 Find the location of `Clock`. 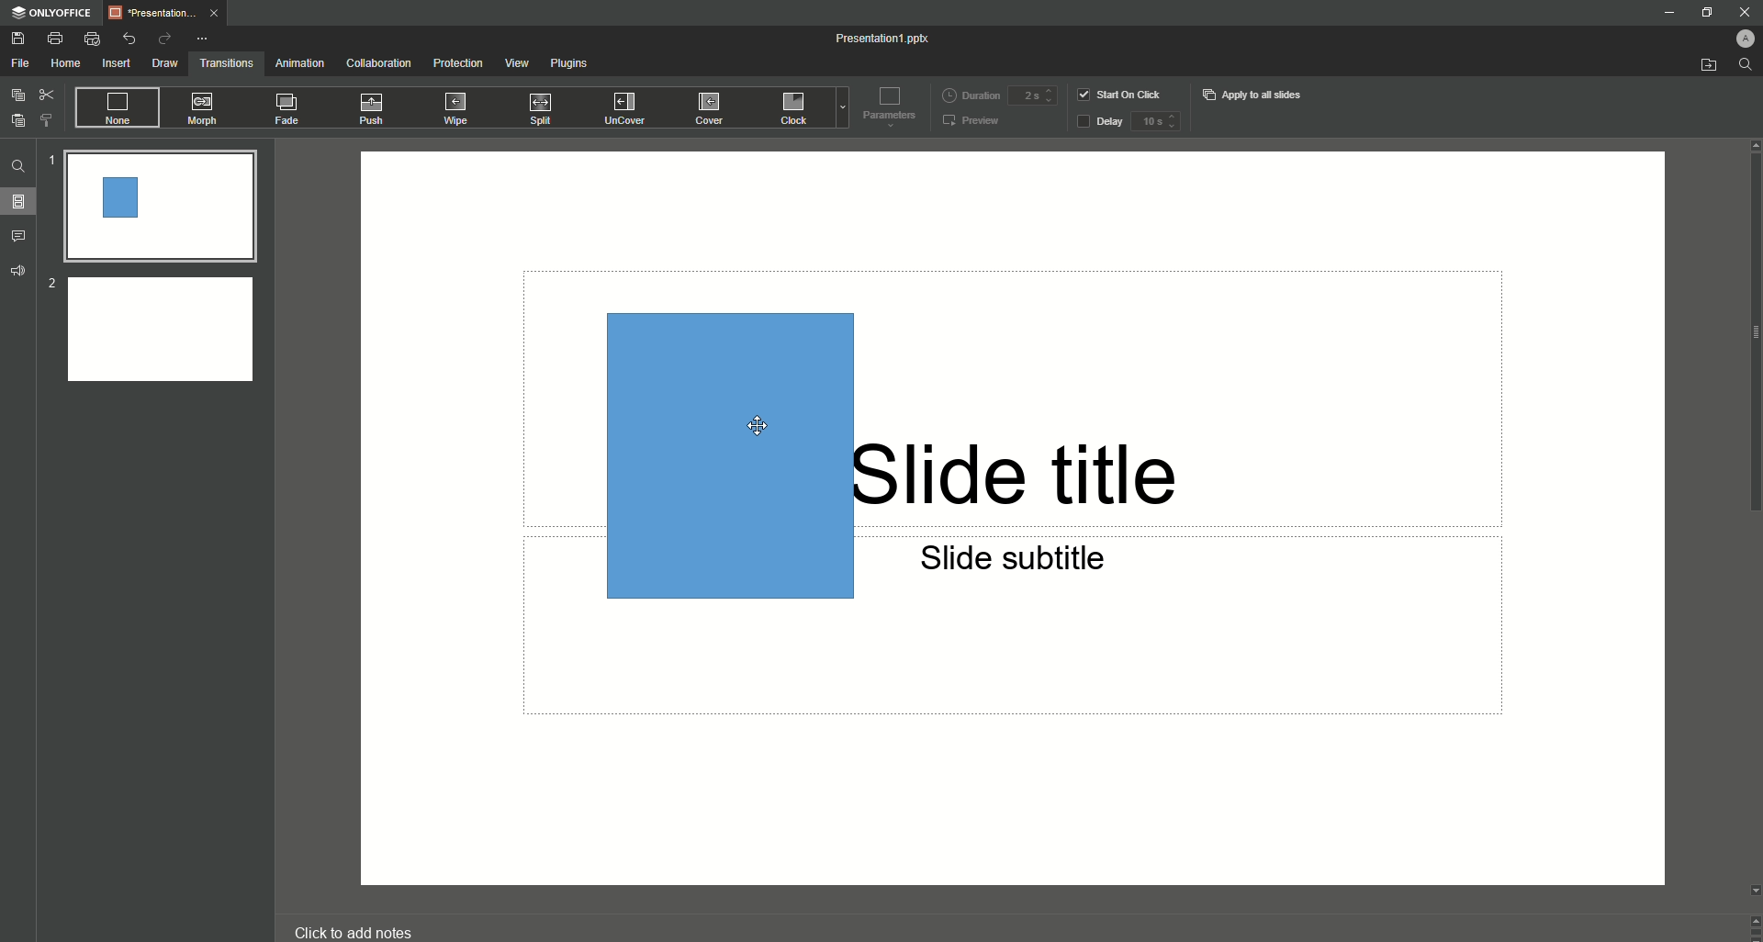

Clock is located at coordinates (790, 110).